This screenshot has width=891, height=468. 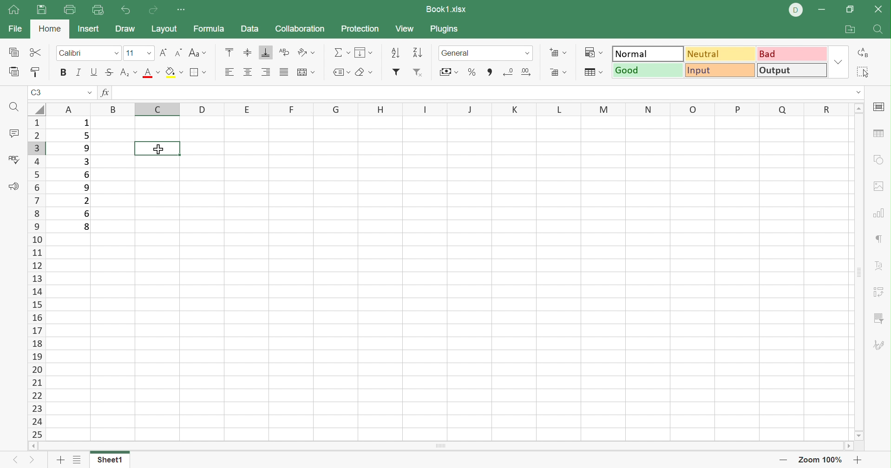 I want to click on Quick print, so click(x=98, y=11).